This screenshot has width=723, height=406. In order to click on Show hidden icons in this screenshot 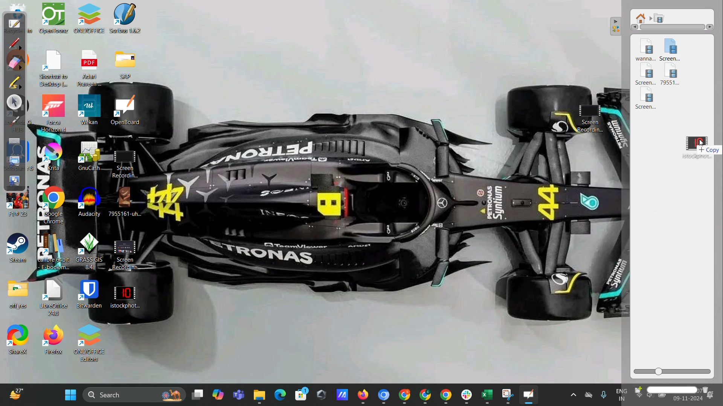, I will do `click(570, 394)`.